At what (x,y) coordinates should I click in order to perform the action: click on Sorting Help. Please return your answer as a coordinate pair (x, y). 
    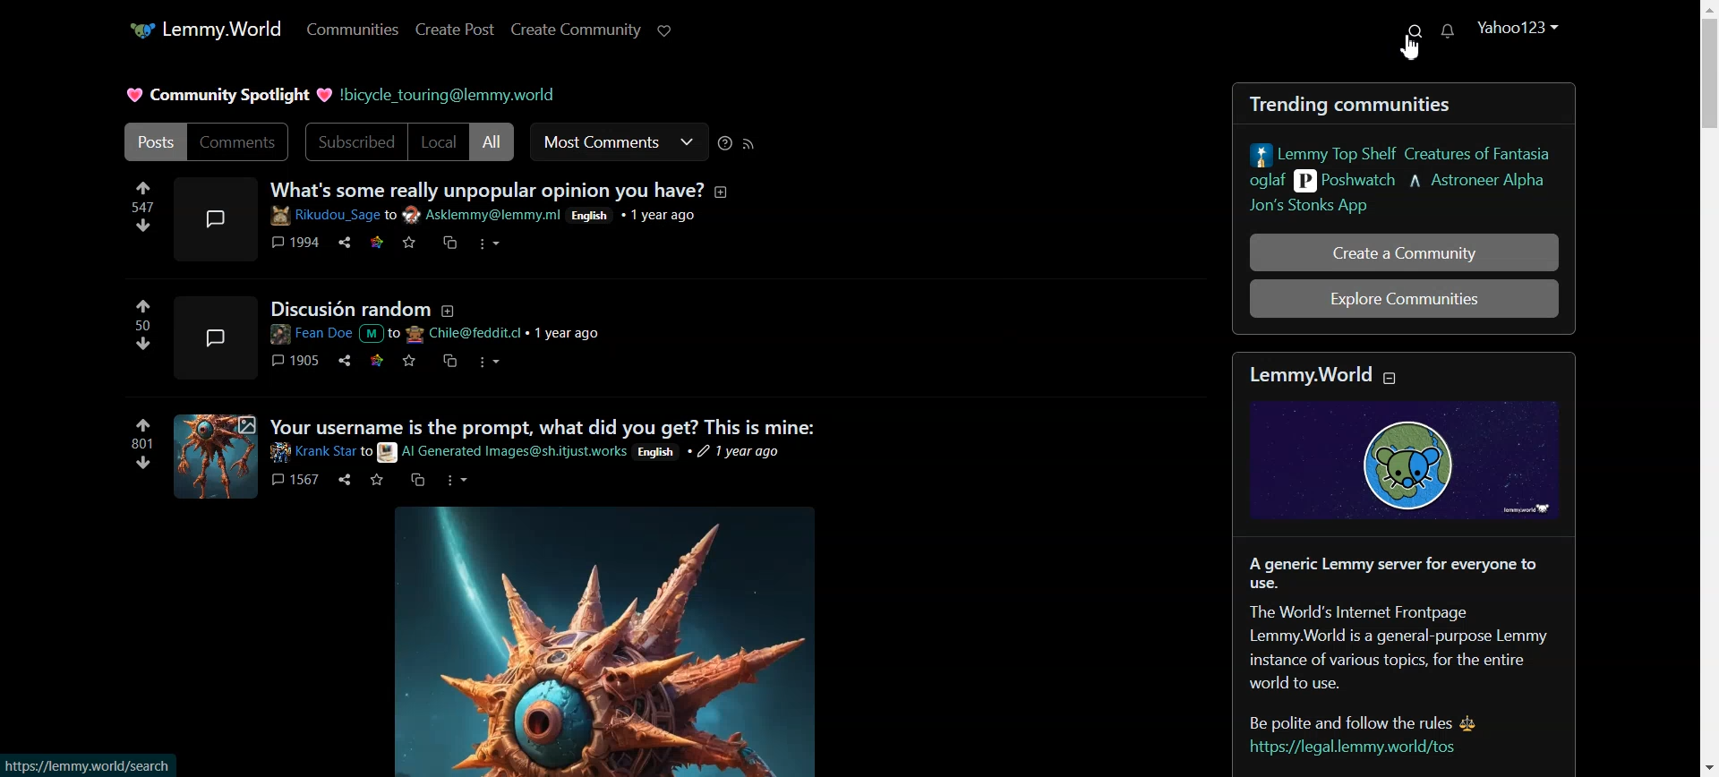
    Looking at the image, I should click on (723, 143).